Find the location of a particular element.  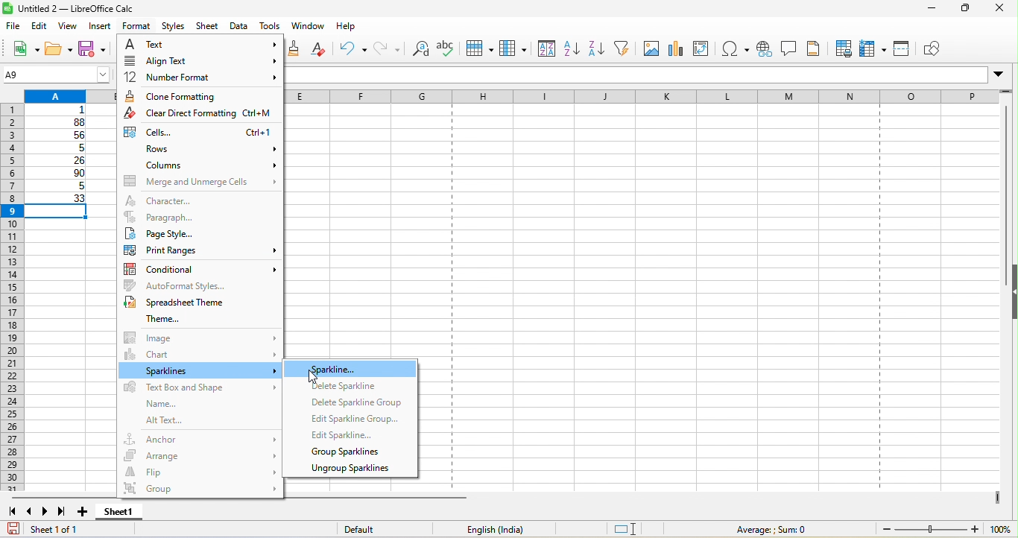

file is located at coordinates (12, 25).